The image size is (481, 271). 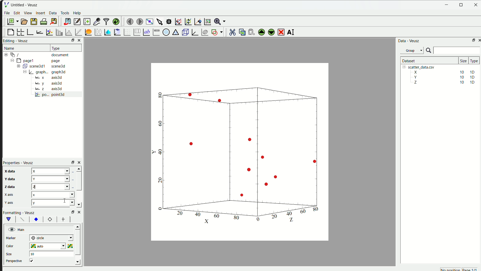 What do you see at coordinates (48, 219) in the screenshot?
I see `12` at bounding box center [48, 219].